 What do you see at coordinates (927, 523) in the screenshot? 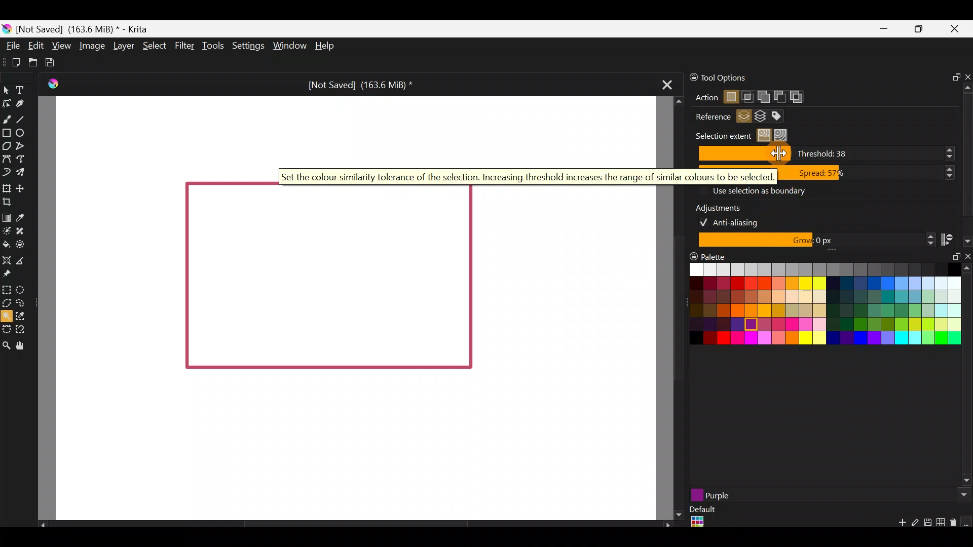
I see `Save palette explicitly` at bounding box center [927, 523].